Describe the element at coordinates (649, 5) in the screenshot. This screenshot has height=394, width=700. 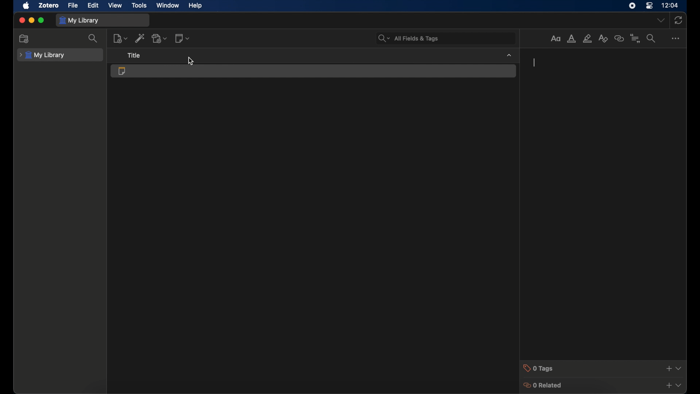
I see `control center` at that location.